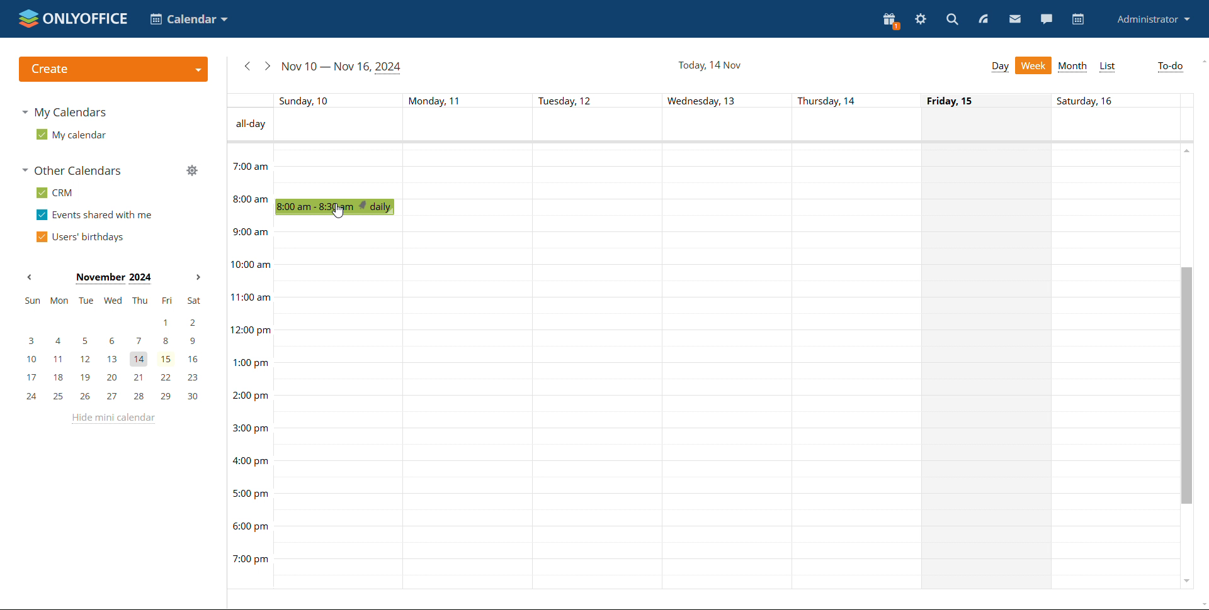 The height and width of the screenshot is (610, 1209). Describe the element at coordinates (1201, 604) in the screenshot. I see `scroll down` at that location.